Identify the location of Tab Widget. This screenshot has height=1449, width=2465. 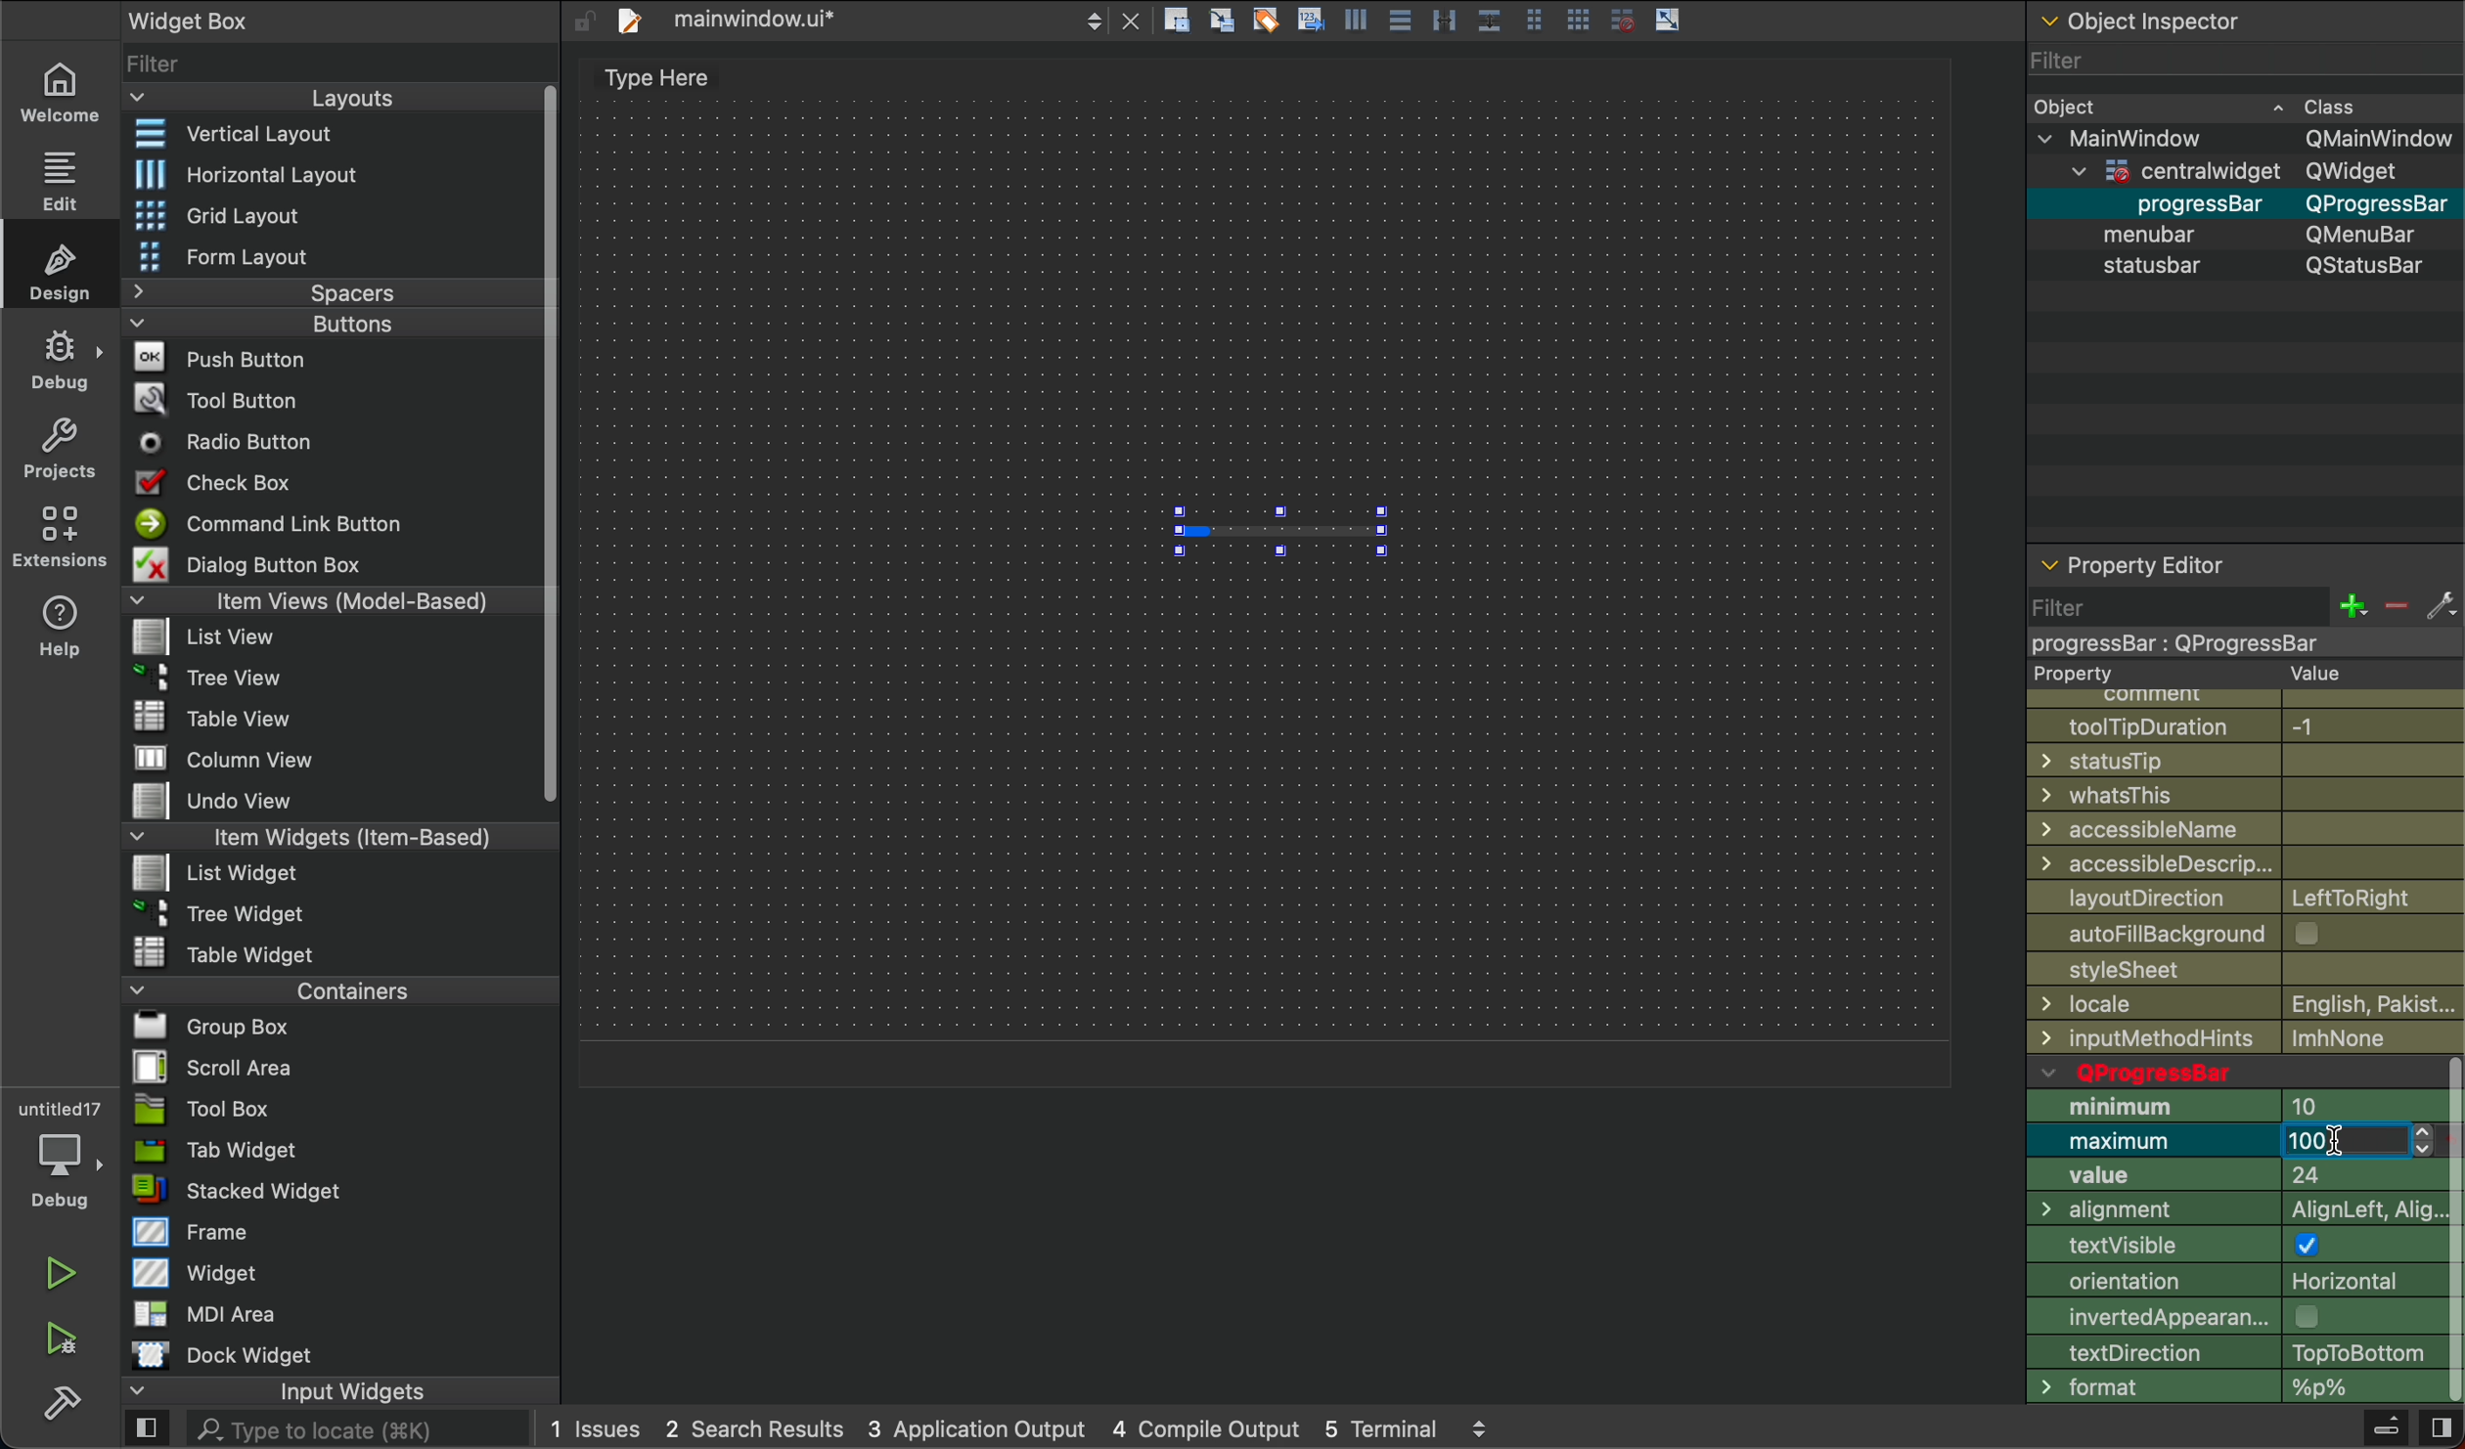
(210, 1151).